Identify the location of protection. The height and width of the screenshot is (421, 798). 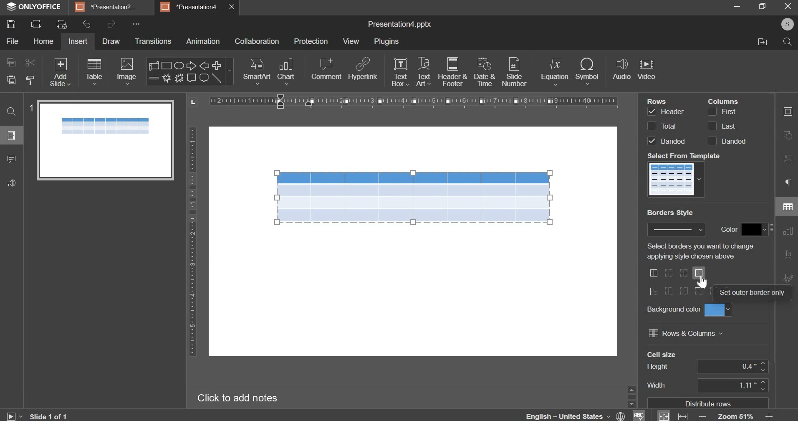
(311, 41).